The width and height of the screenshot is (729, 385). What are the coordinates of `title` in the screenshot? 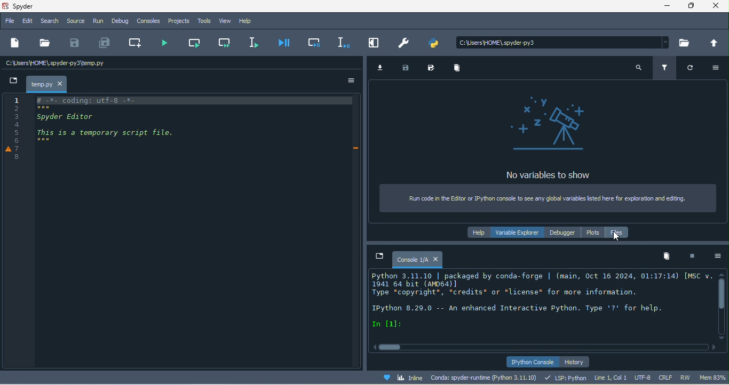 It's located at (29, 6).